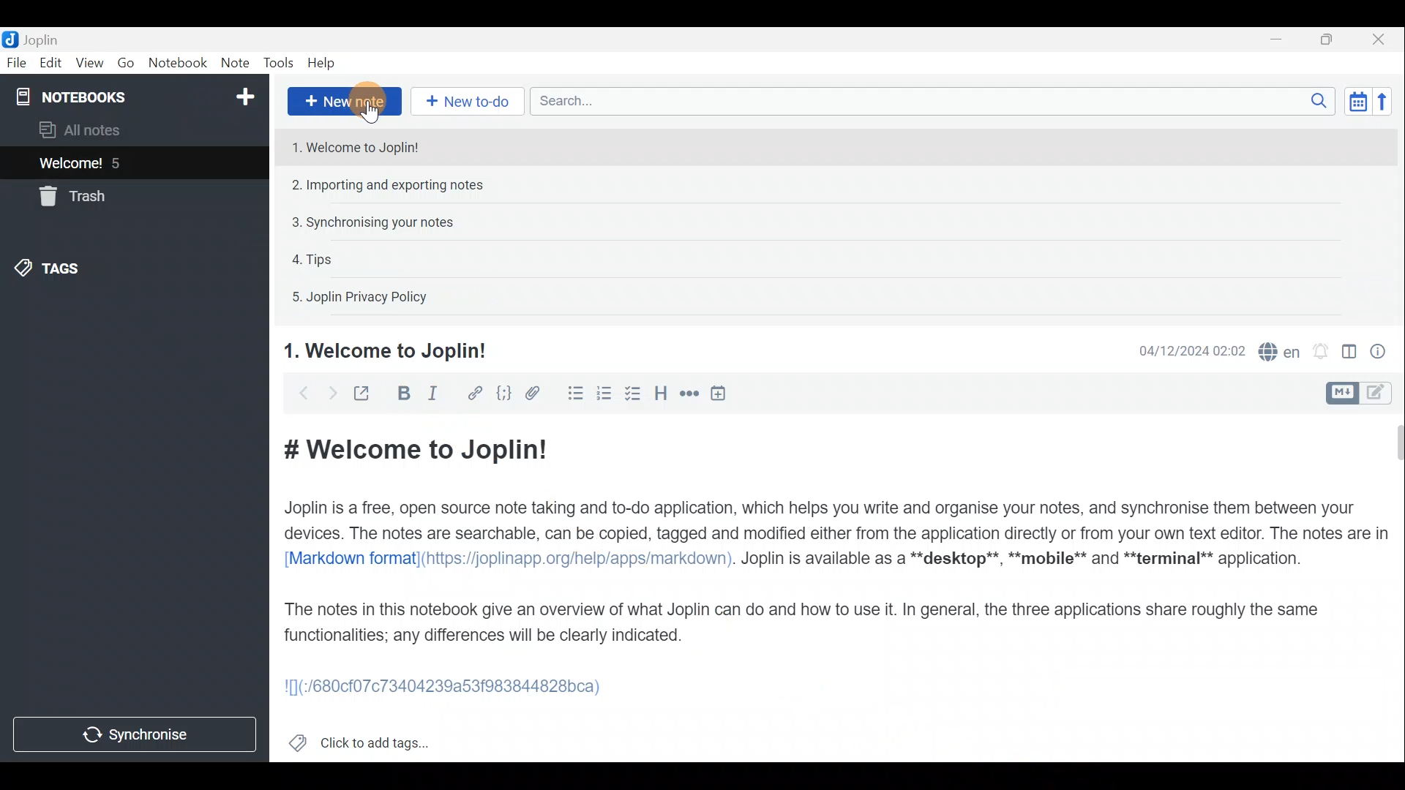 Image resolution: width=1405 pixels, height=790 pixels. What do you see at coordinates (89, 64) in the screenshot?
I see `View` at bounding box center [89, 64].